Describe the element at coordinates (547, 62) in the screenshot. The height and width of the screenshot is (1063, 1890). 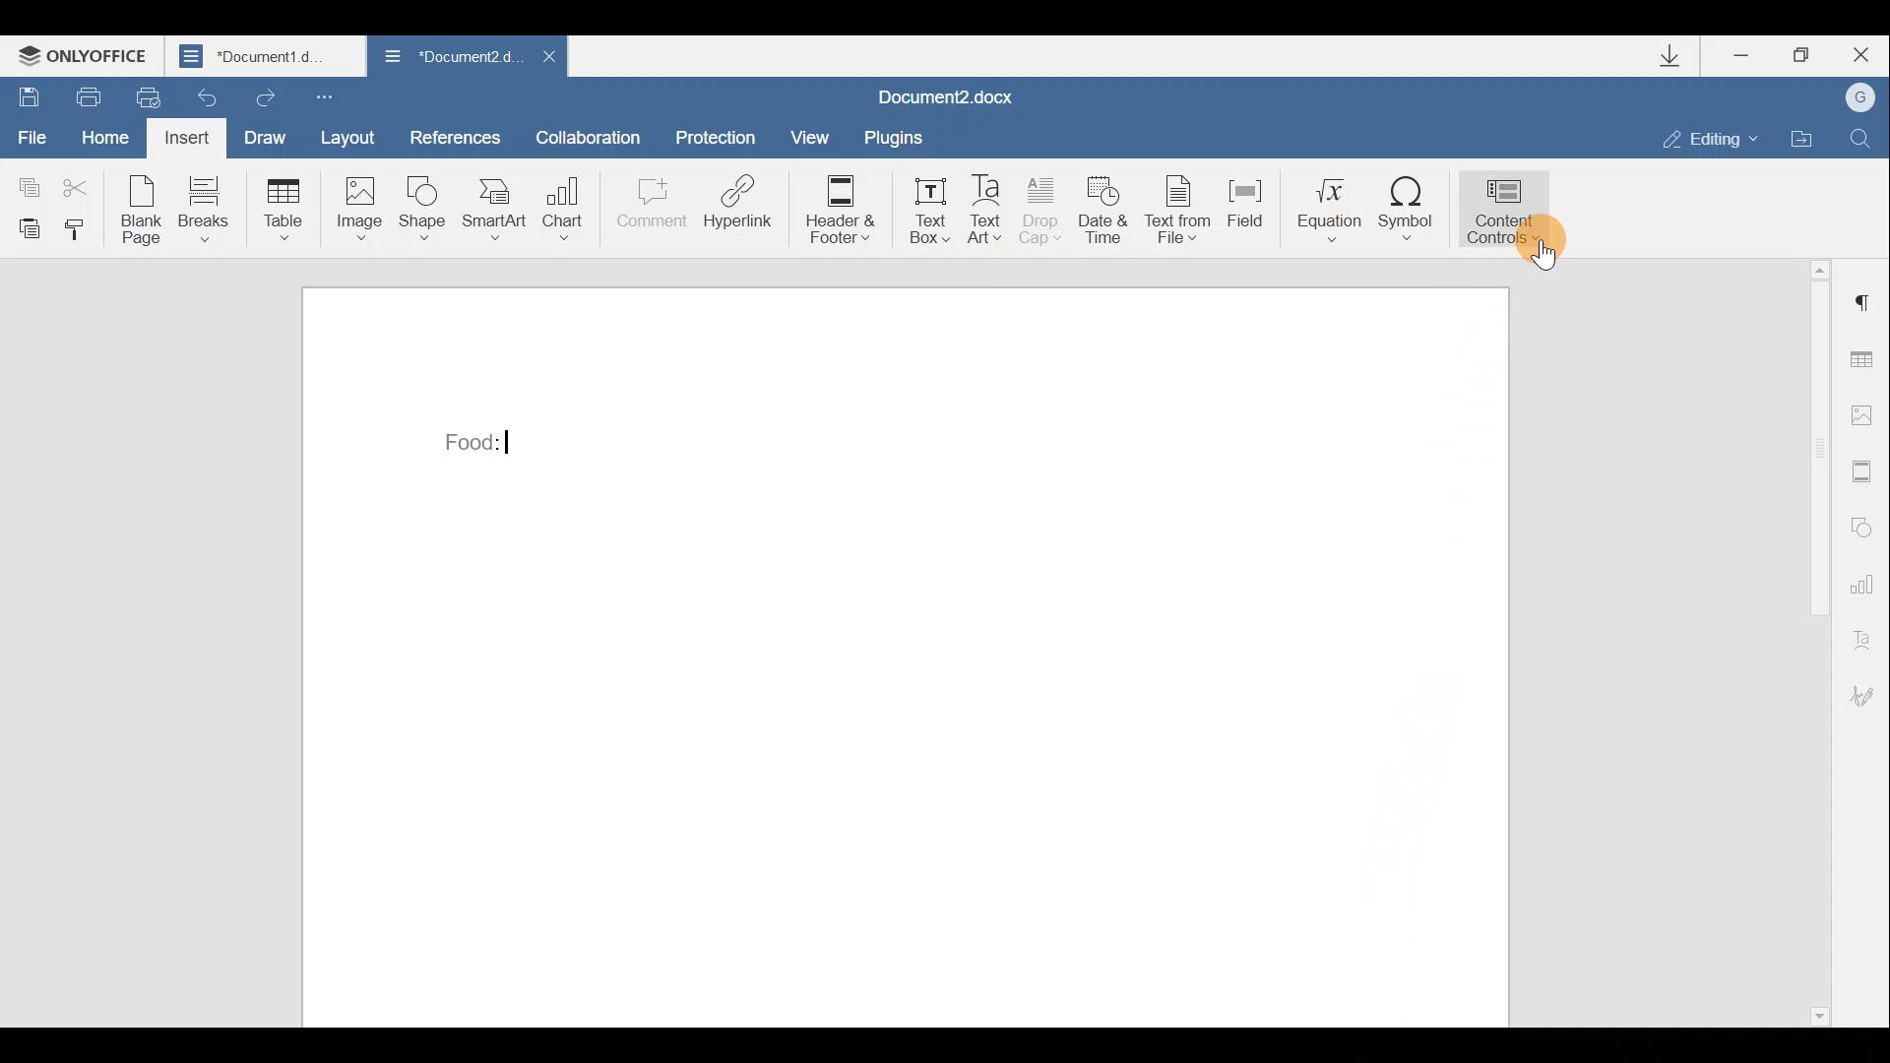
I see `Close` at that location.